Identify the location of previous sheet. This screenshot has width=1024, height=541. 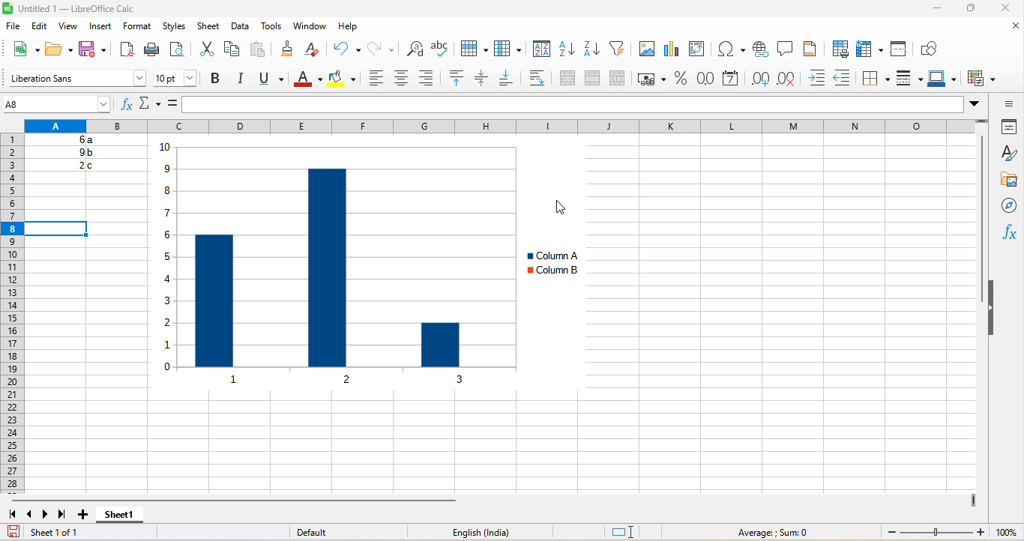
(31, 516).